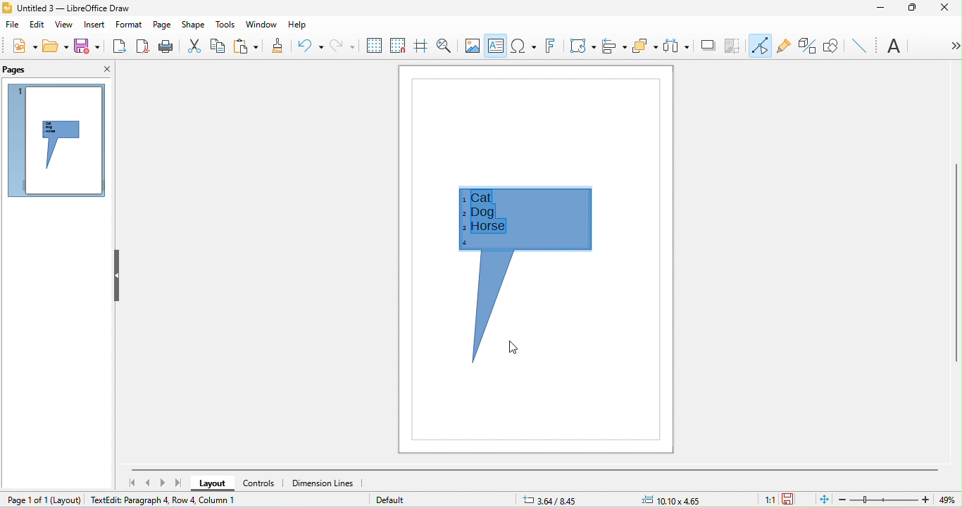 The width and height of the screenshot is (962, 508). Describe the element at coordinates (371, 45) in the screenshot. I see `display to grids` at that location.